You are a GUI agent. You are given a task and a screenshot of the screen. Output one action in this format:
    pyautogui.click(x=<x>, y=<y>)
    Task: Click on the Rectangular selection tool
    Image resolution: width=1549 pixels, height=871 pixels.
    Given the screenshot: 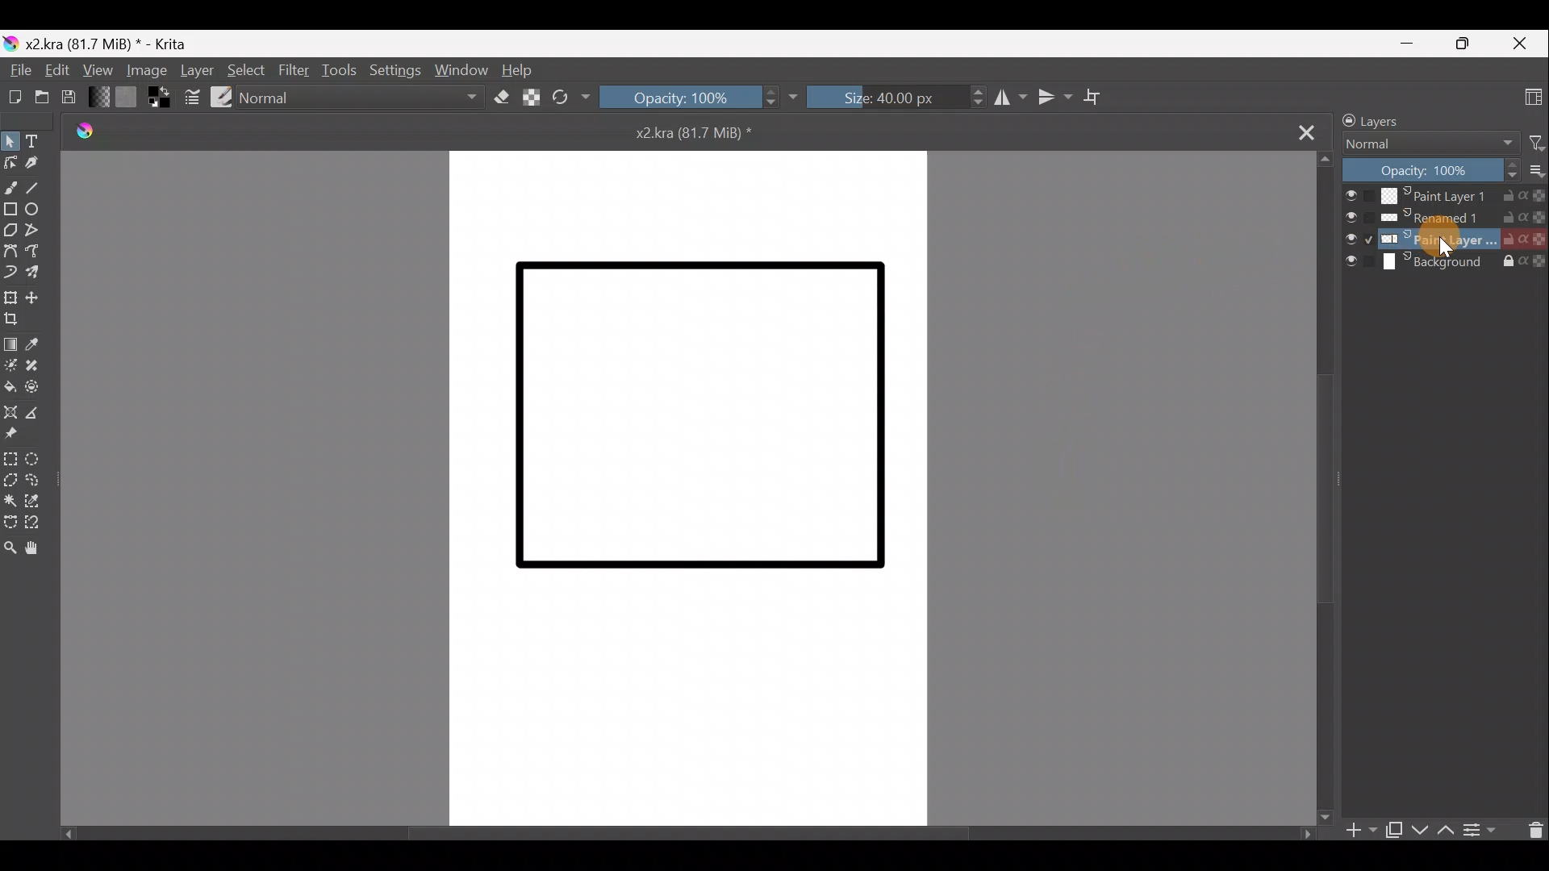 What is the action you would take?
    pyautogui.click(x=10, y=459)
    